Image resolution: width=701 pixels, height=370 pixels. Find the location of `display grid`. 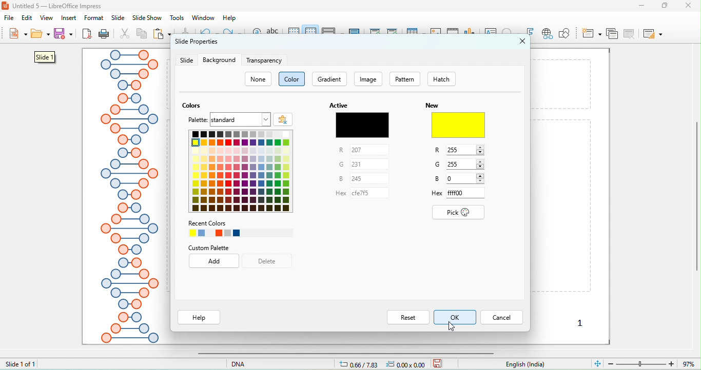

display grid is located at coordinates (294, 33).